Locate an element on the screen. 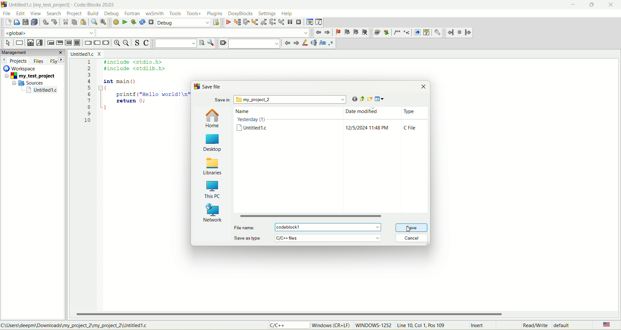 Image resolution: width=621 pixels, height=330 pixels. jump back is located at coordinates (286, 43).